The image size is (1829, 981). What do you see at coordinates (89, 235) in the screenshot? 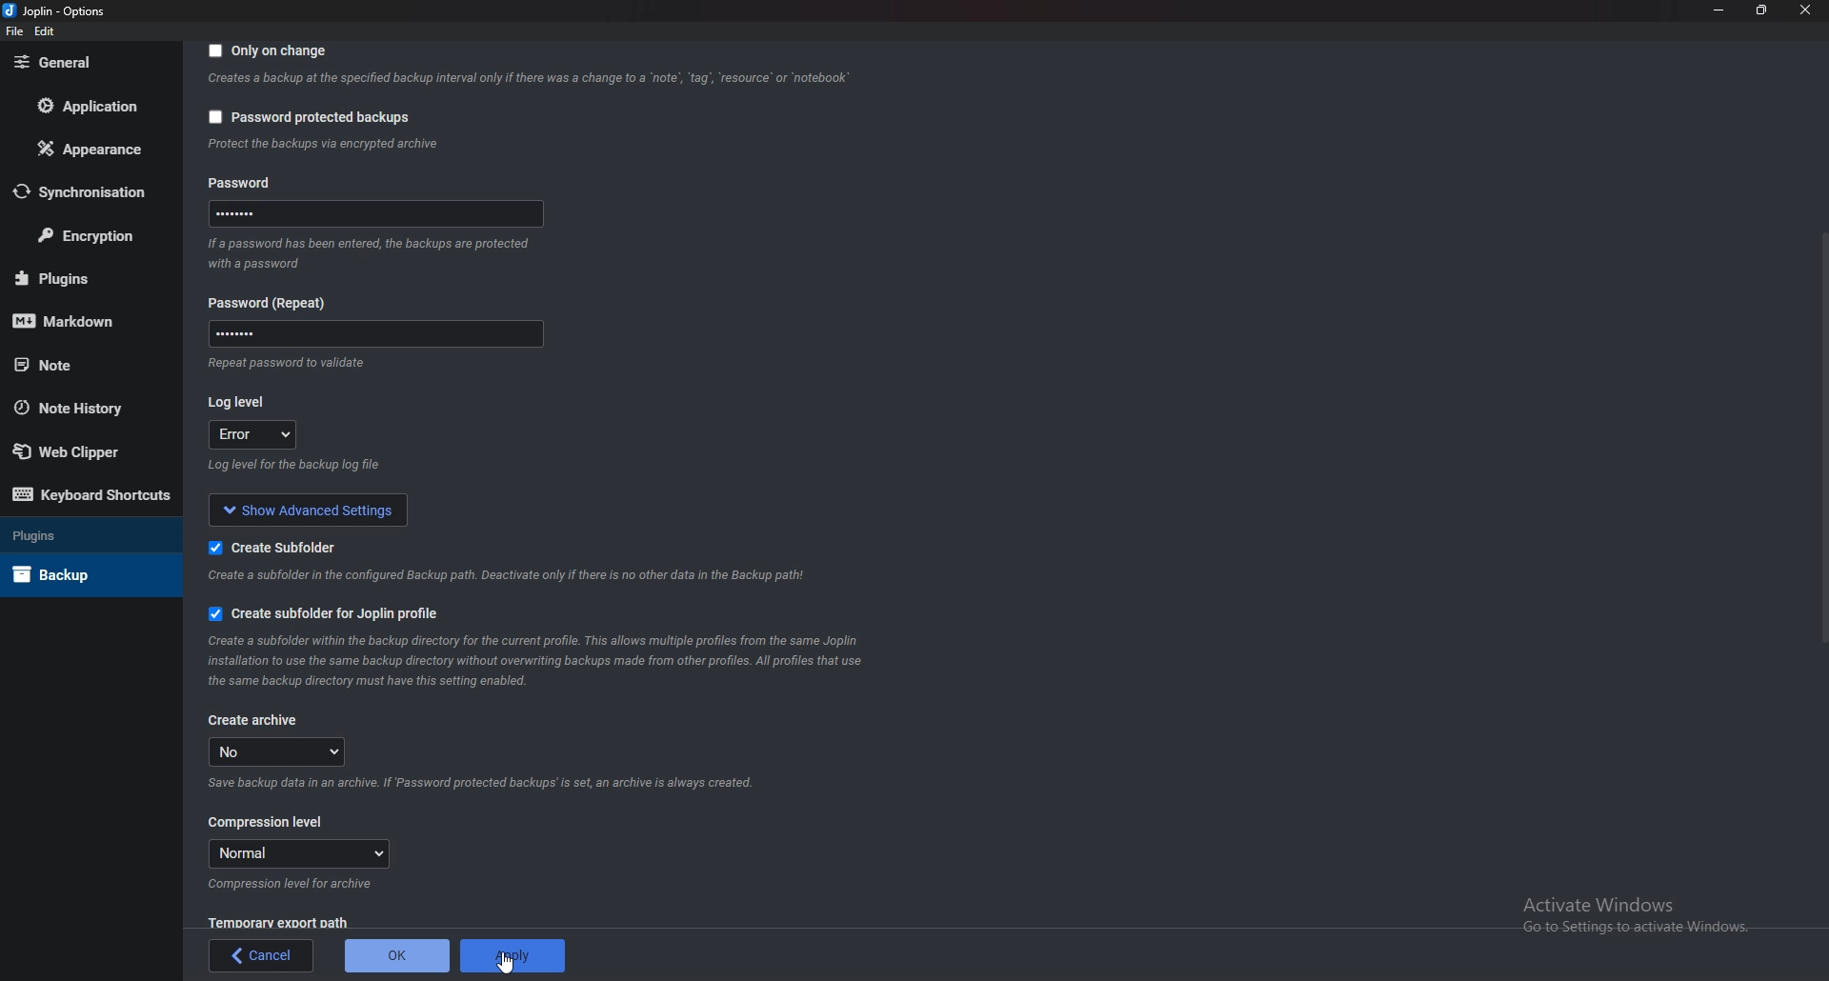
I see `Encryption` at bounding box center [89, 235].